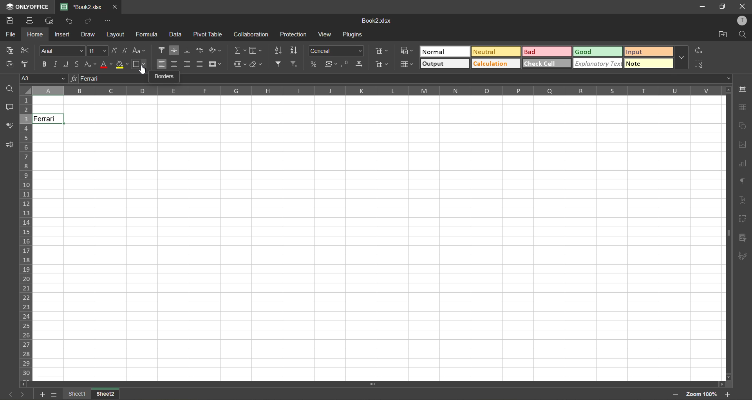 This screenshot has height=400, width=752. Describe the element at coordinates (49, 21) in the screenshot. I see `quick print` at that location.